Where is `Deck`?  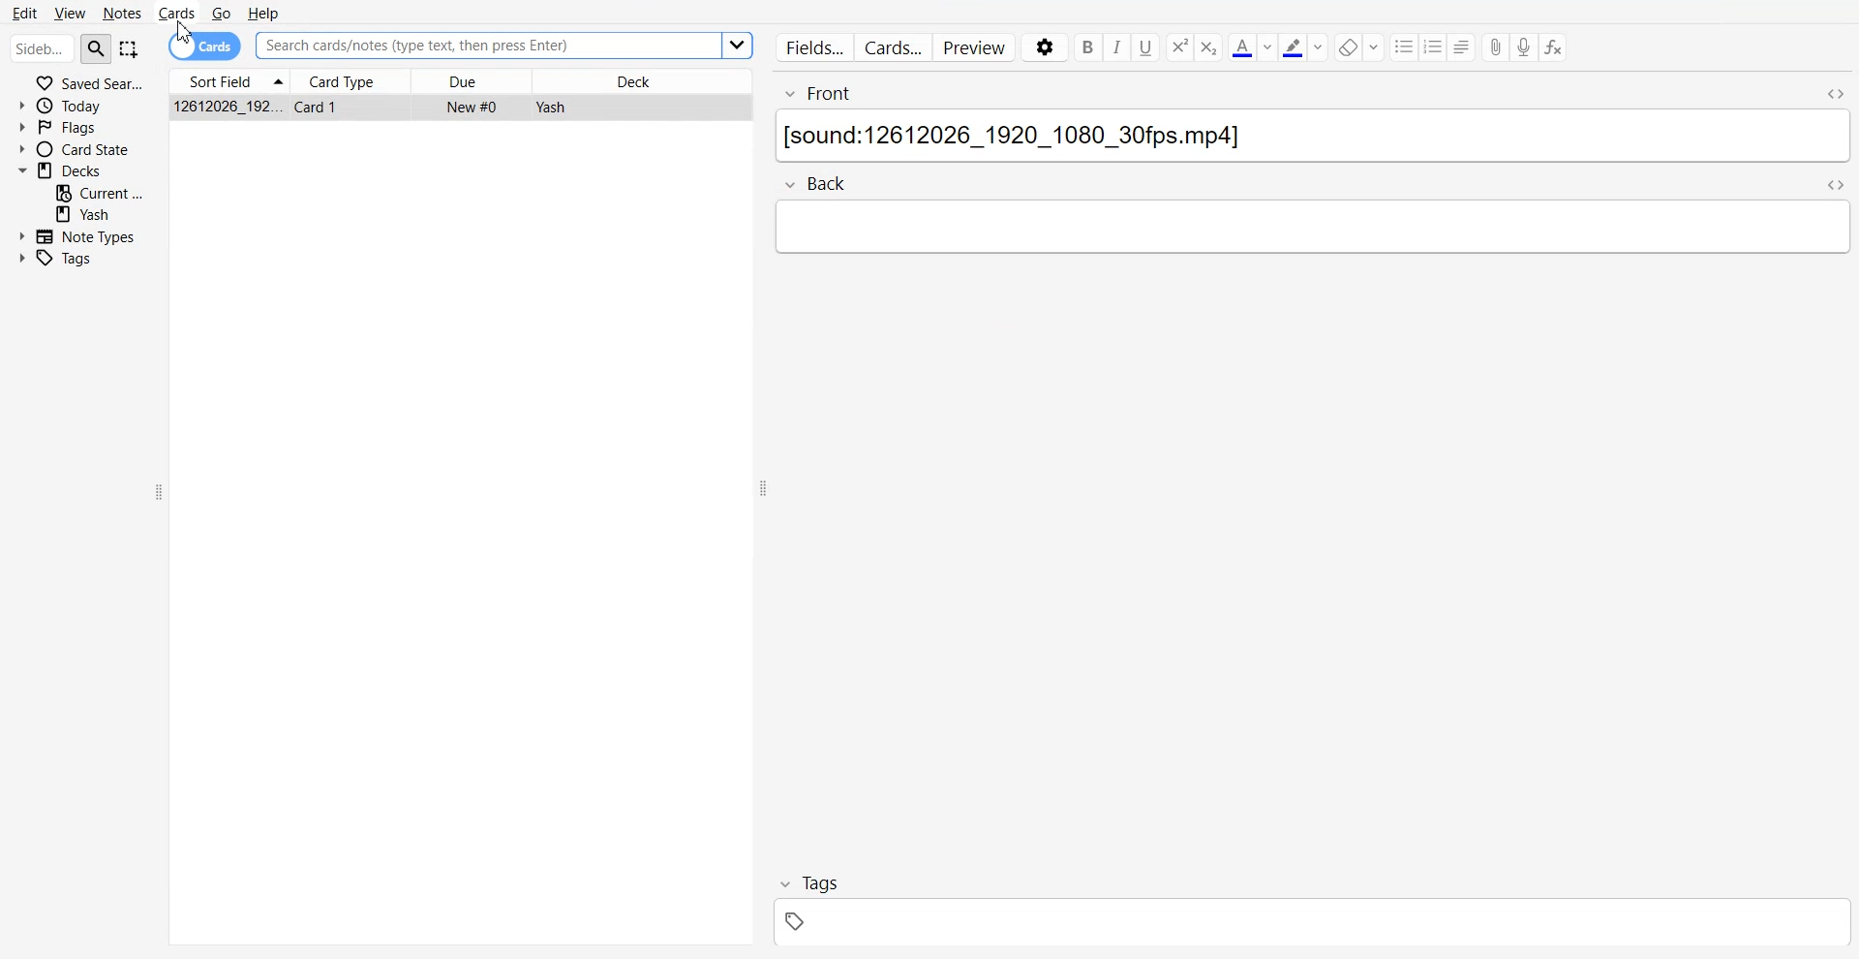
Deck is located at coordinates (80, 170).